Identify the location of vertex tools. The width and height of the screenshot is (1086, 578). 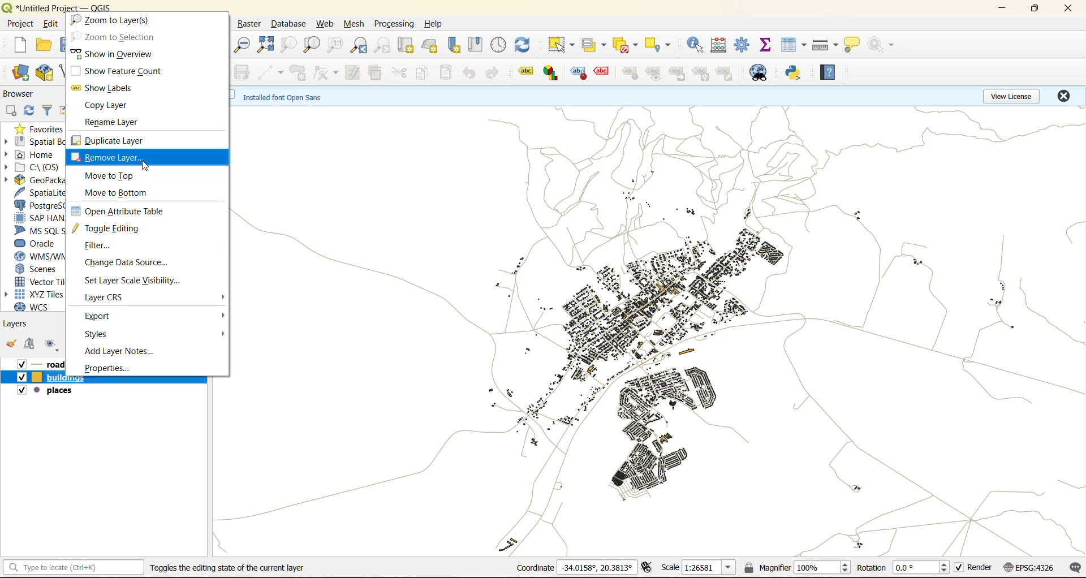
(326, 73).